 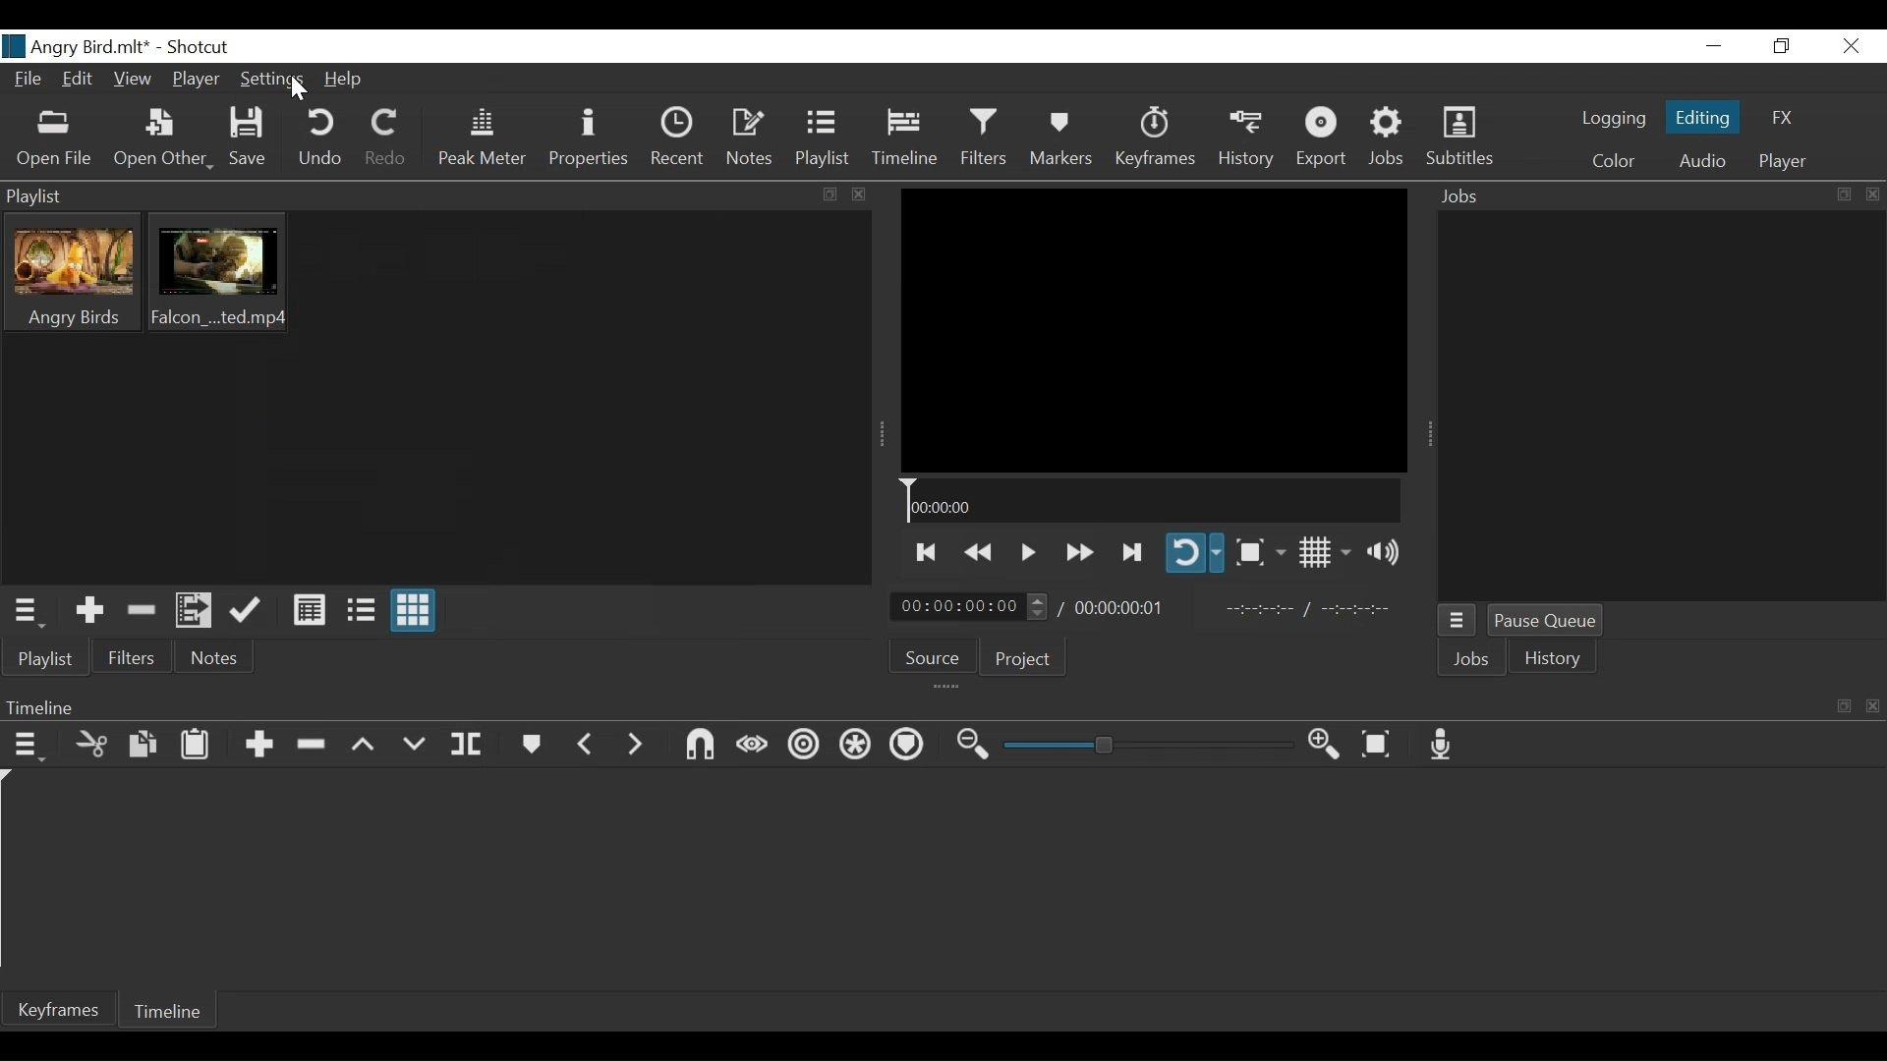 I want to click on Toggle Zoom, so click(x=1258, y=552).